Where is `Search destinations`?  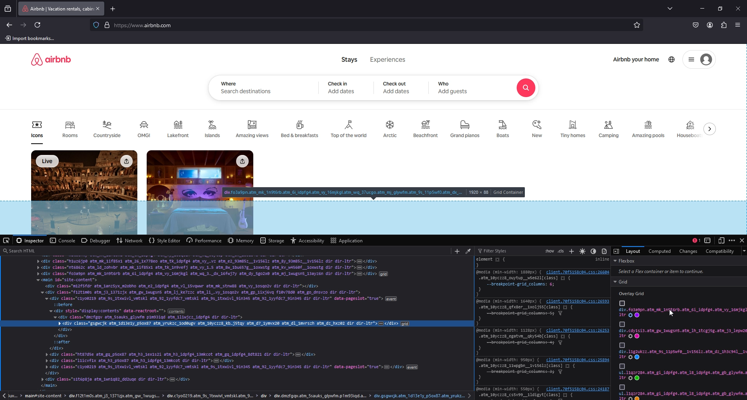 Search destinations is located at coordinates (247, 92).